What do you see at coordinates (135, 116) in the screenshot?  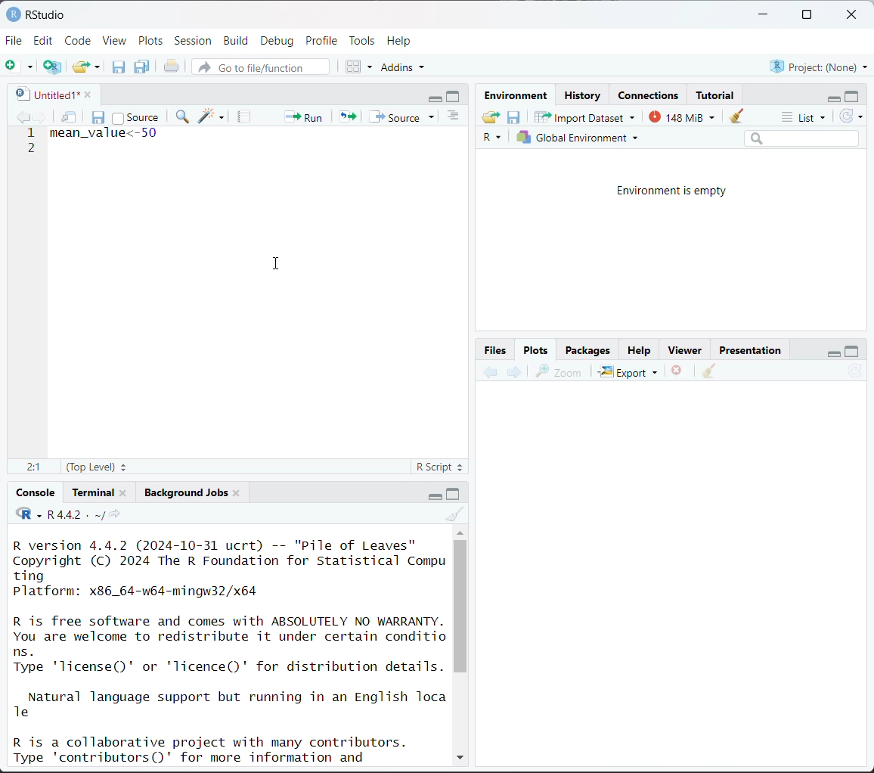 I see `source` at bounding box center [135, 116].